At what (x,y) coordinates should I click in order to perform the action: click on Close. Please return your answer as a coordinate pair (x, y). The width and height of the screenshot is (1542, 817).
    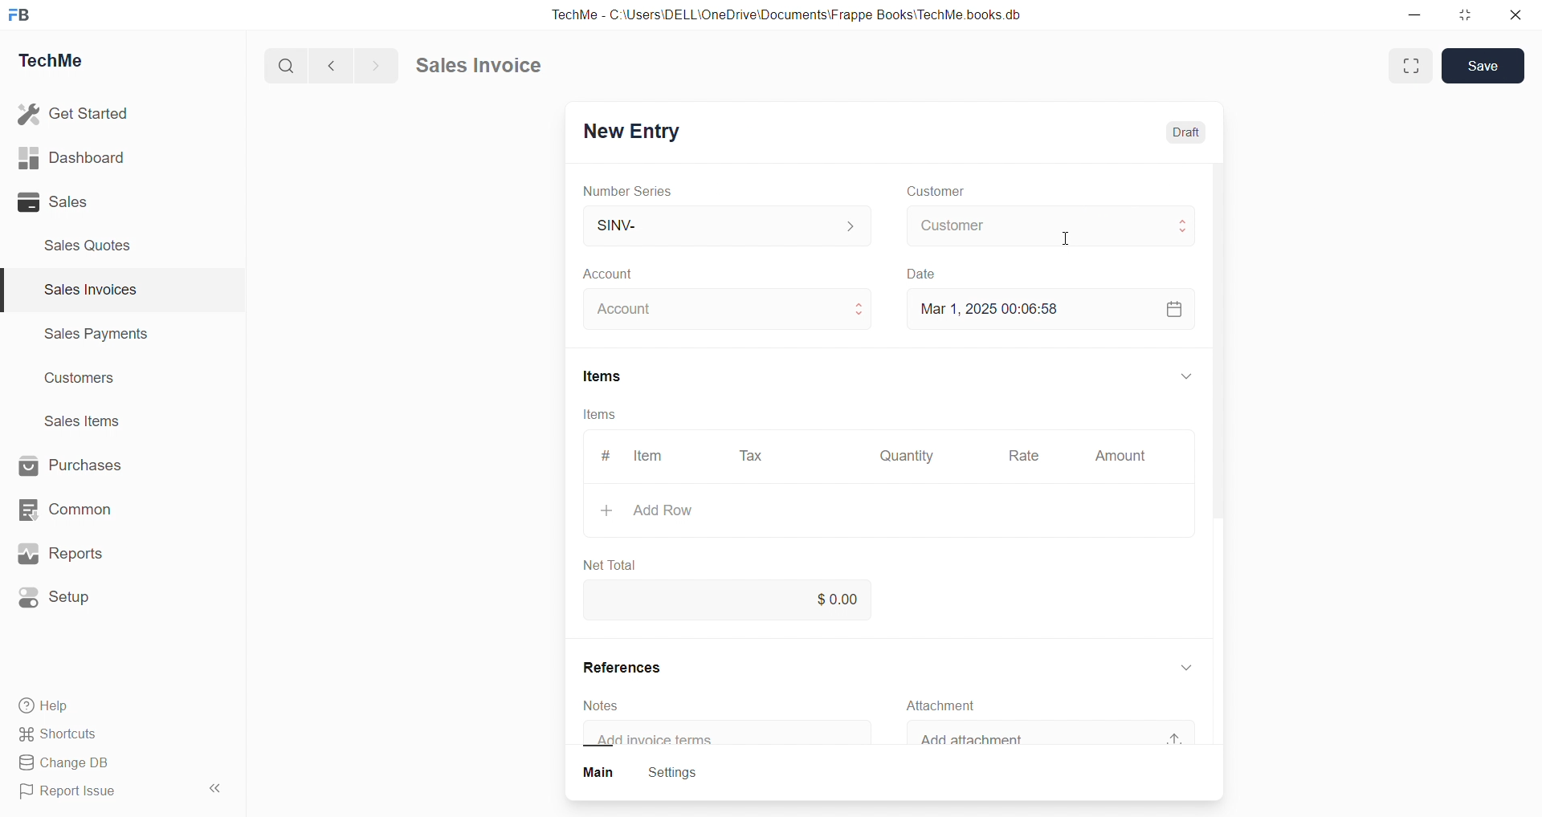
    Looking at the image, I should click on (1520, 18).